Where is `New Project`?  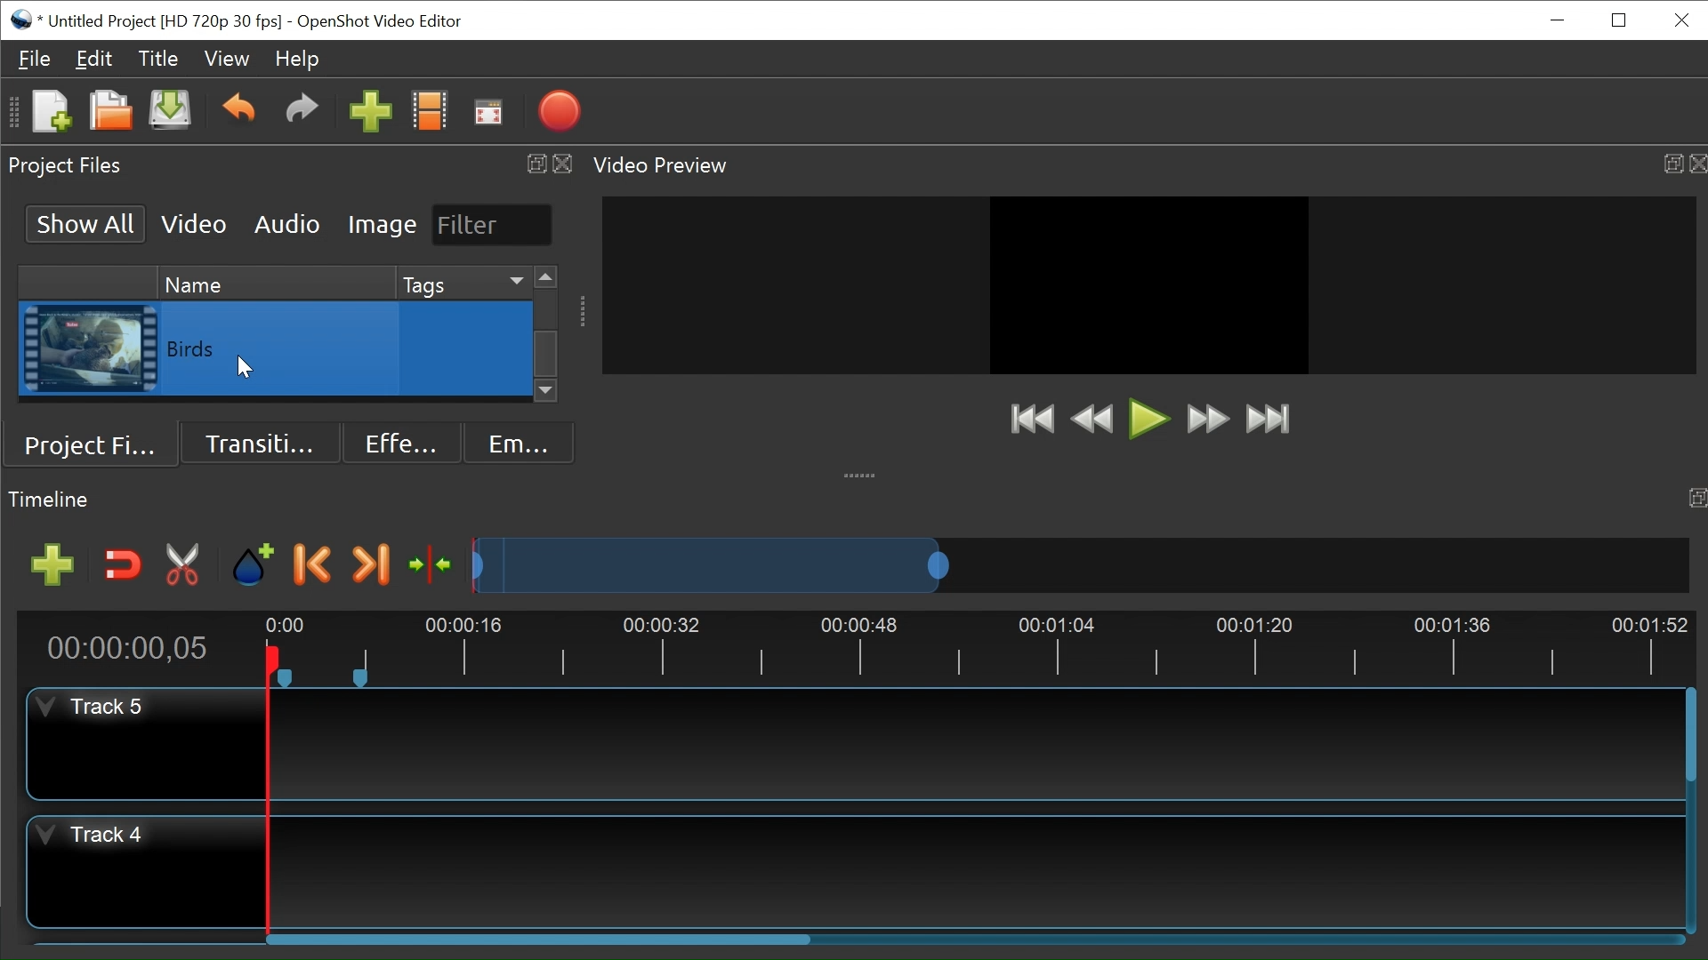
New Project is located at coordinates (49, 113).